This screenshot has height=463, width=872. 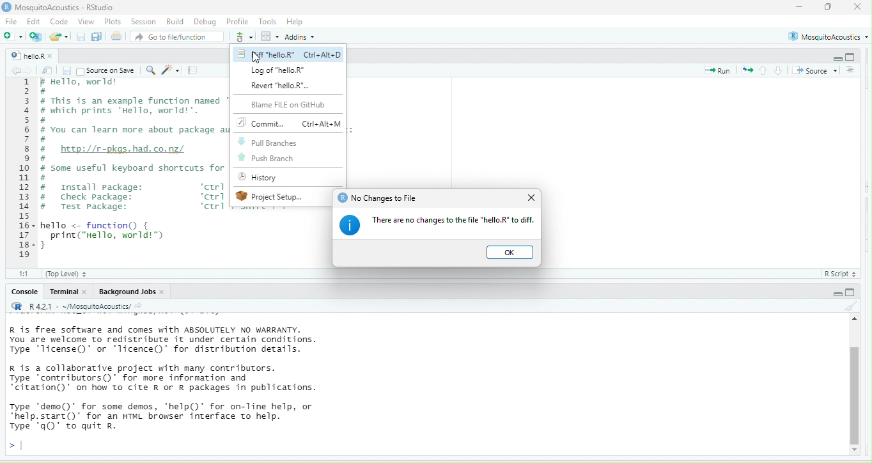 I want to click on scroll down, so click(x=855, y=450).